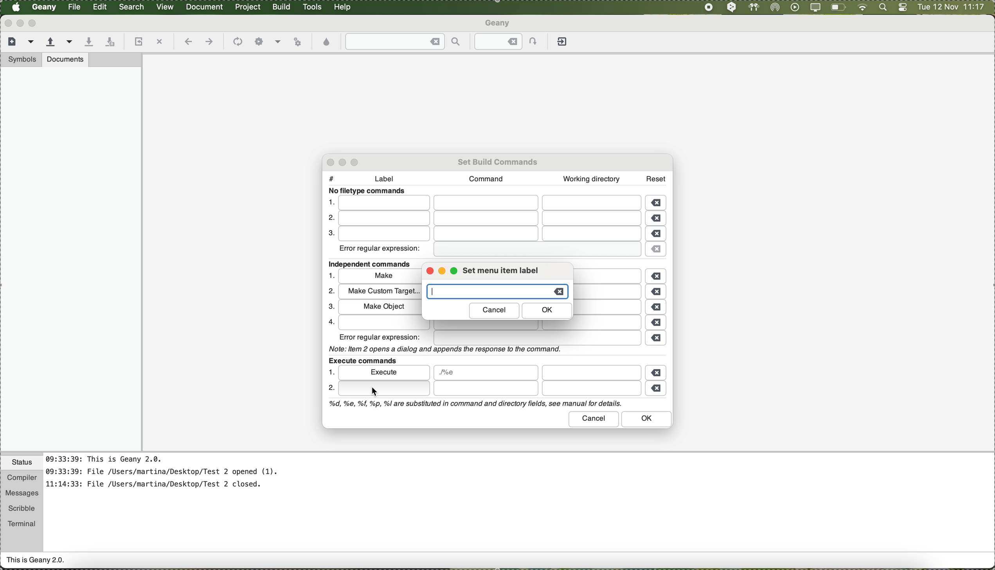  I want to click on find the entered text in the current file, so click(403, 41).